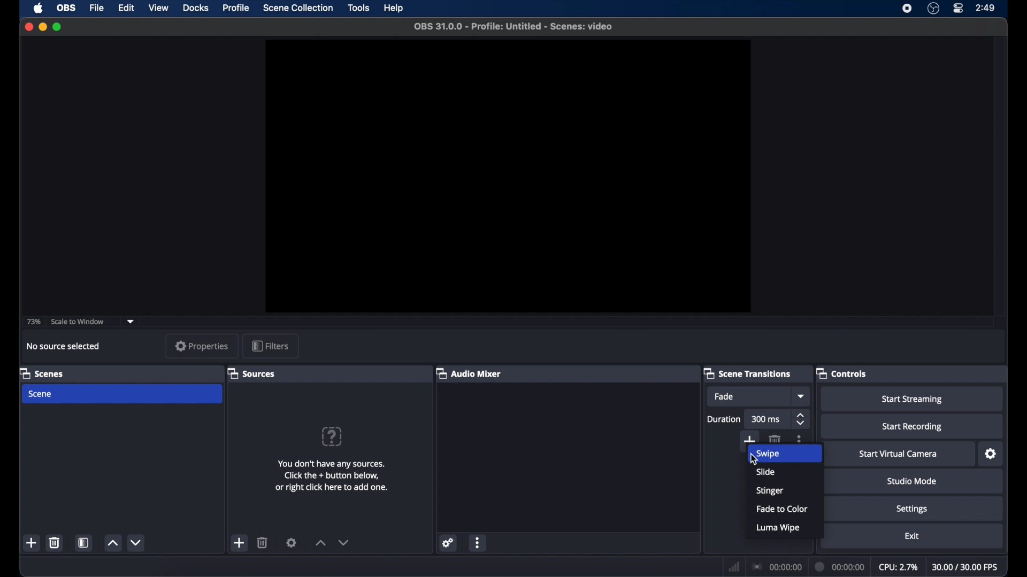 The image size is (1027, 577). I want to click on studio mode, so click(912, 481).